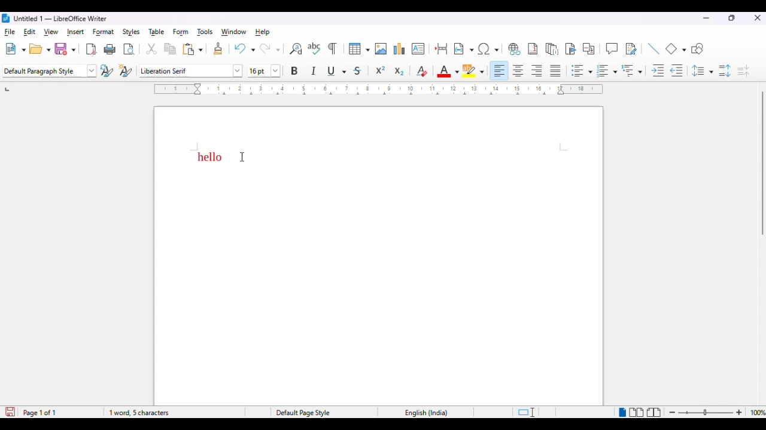 The height and width of the screenshot is (430, 766). Describe the element at coordinates (30, 32) in the screenshot. I see `edit` at that location.